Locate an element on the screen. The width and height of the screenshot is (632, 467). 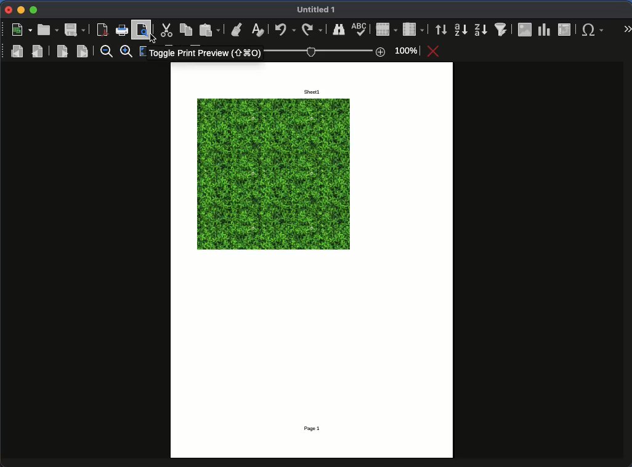
maximize is located at coordinates (34, 10).